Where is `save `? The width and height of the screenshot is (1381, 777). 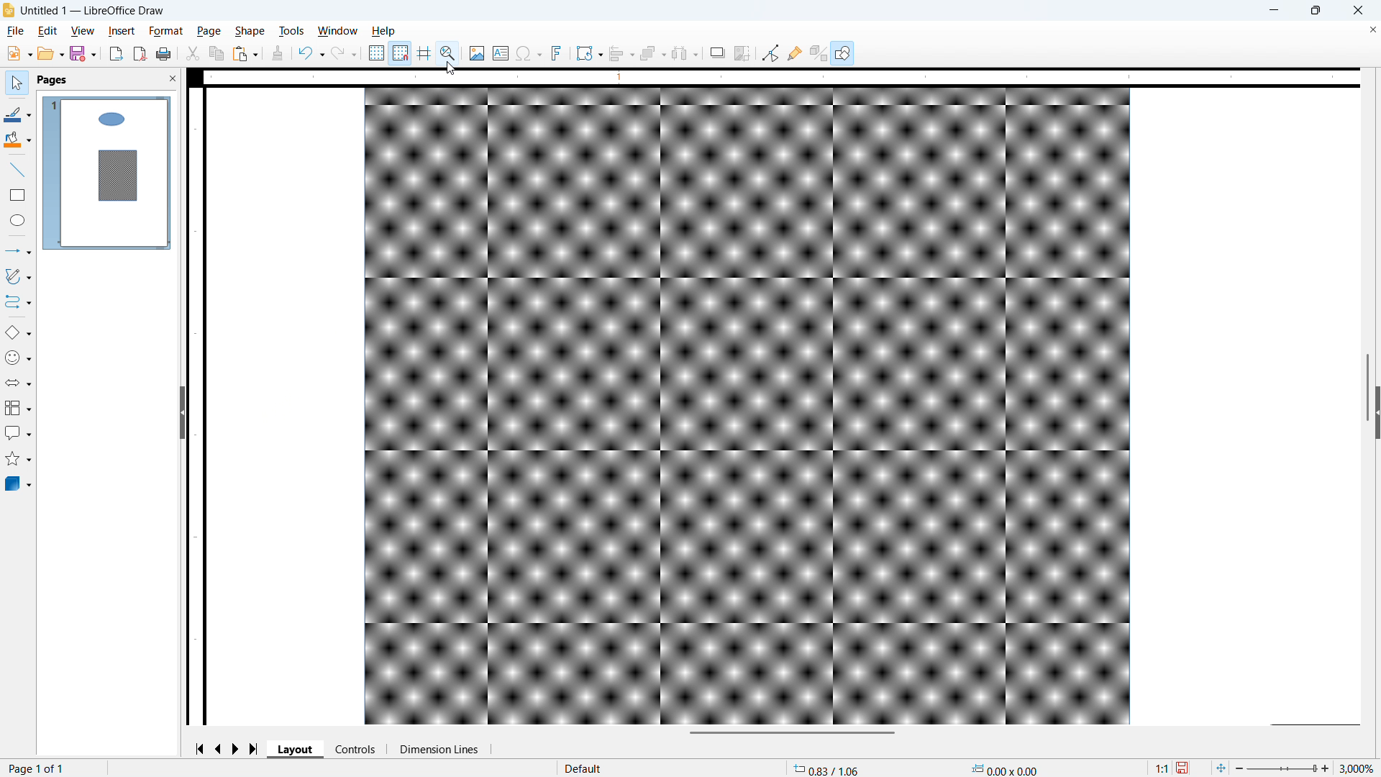 save  is located at coordinates (83, 54).